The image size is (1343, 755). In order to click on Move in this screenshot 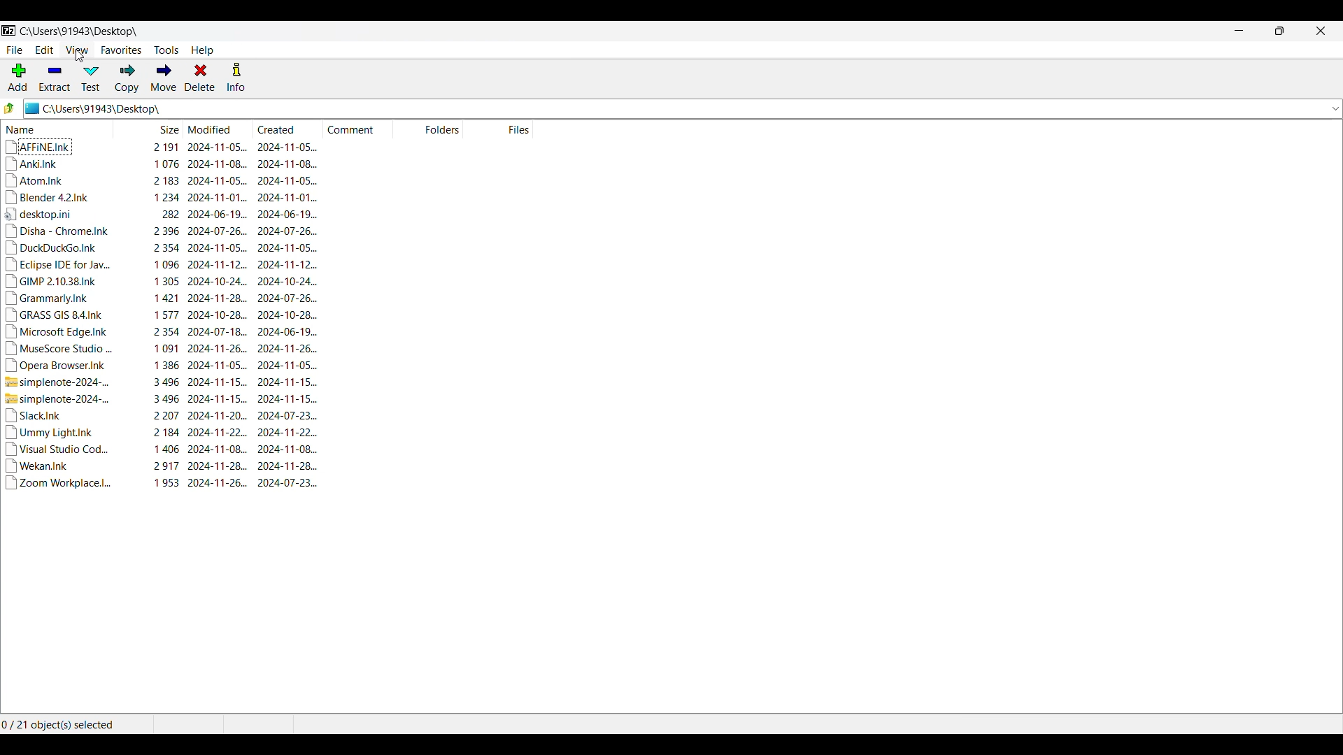, I will do `click(163, 77)`.